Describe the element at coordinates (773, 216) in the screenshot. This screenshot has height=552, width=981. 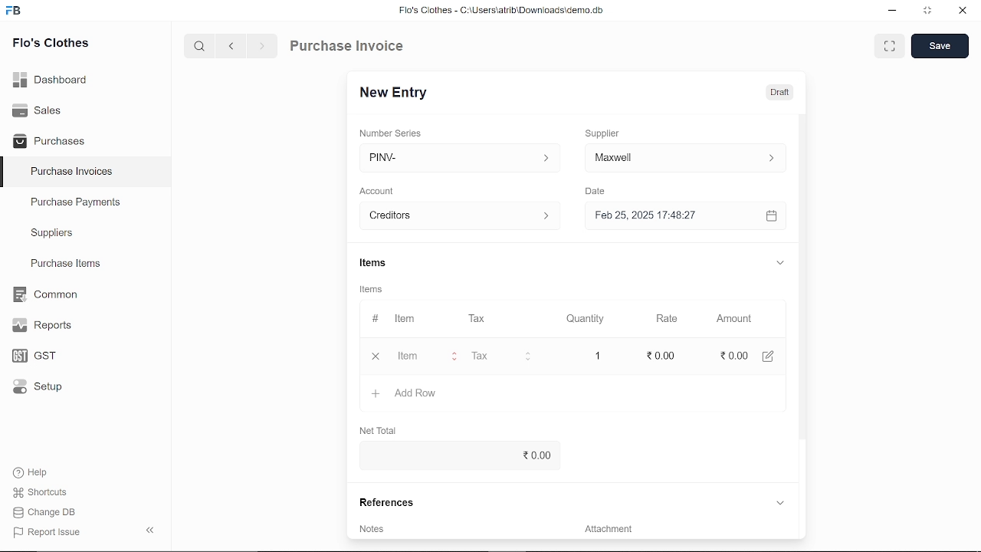
I see `calender` at that location.